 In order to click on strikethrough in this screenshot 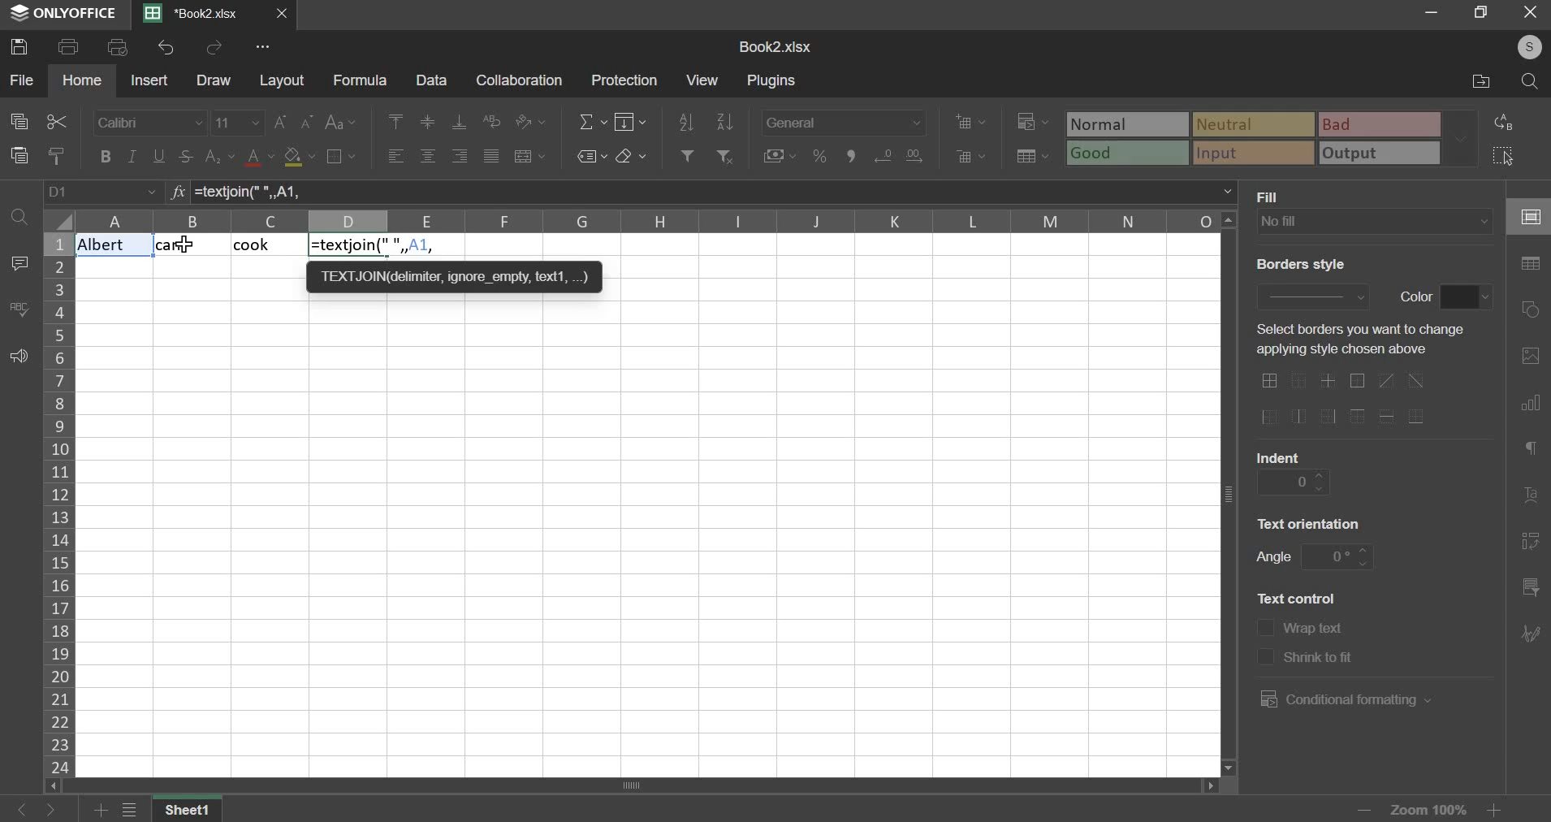, I will do `click(184, 156)`.